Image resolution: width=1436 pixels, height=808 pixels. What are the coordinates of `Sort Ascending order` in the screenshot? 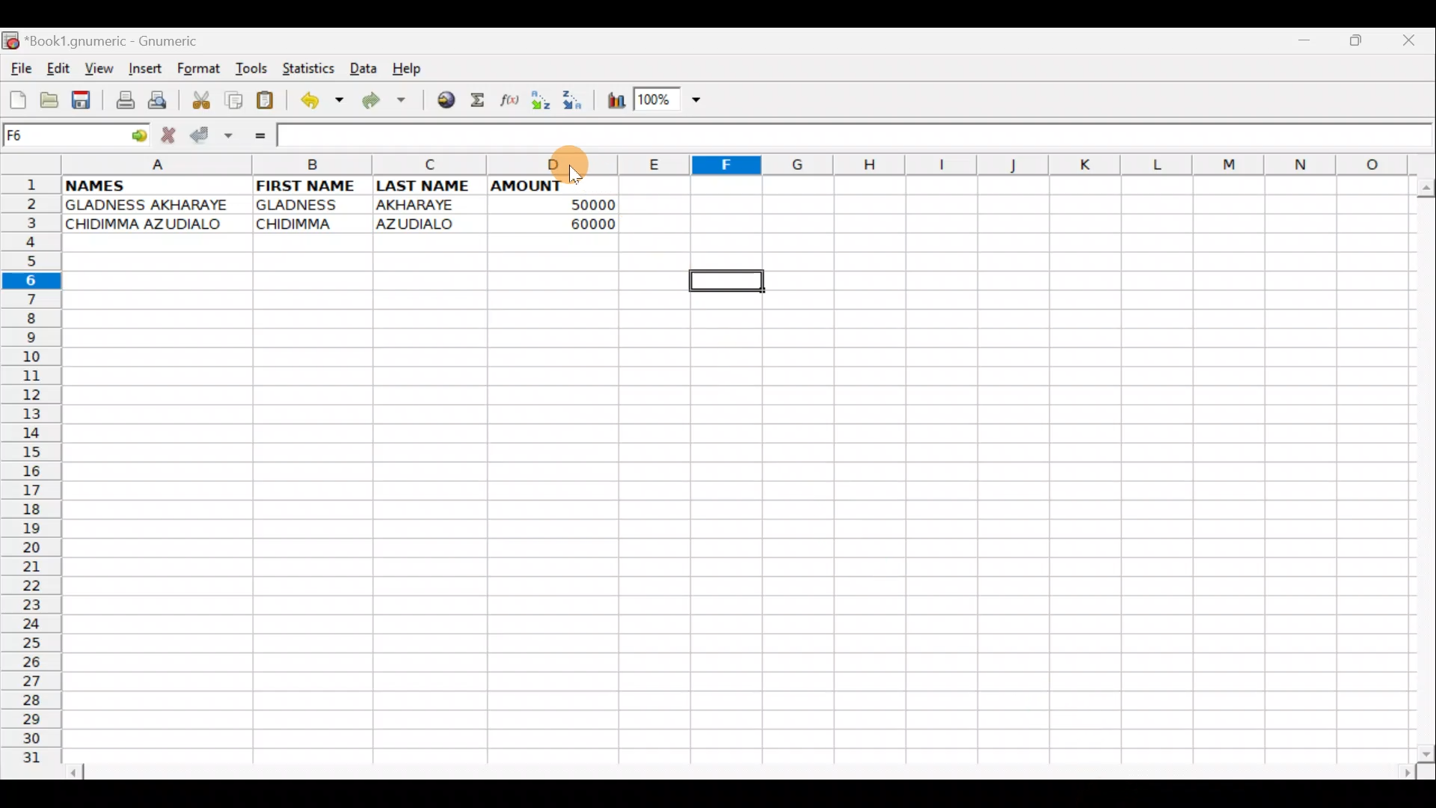 It's located at (542, 101).